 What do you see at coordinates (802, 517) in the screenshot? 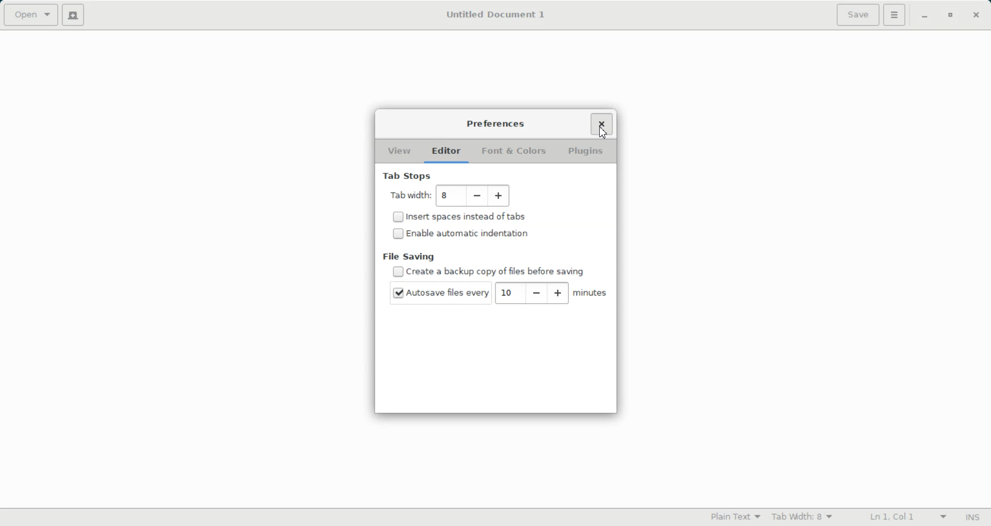
I see `Tab Width` at bounding box center [802, 517].